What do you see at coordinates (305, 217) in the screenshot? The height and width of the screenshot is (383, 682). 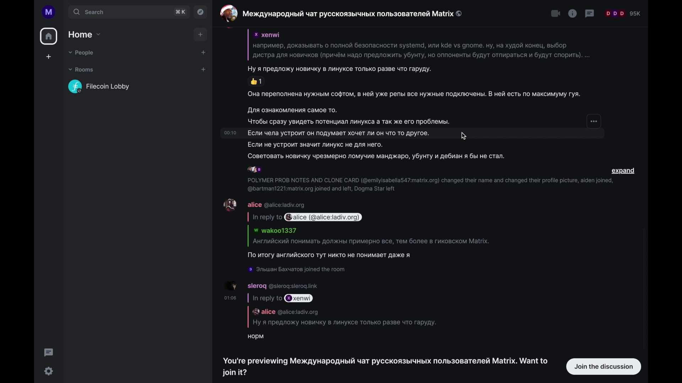 I see `in reply to alice (@alice:ladiv.org)` at bounding box center [305, 217].